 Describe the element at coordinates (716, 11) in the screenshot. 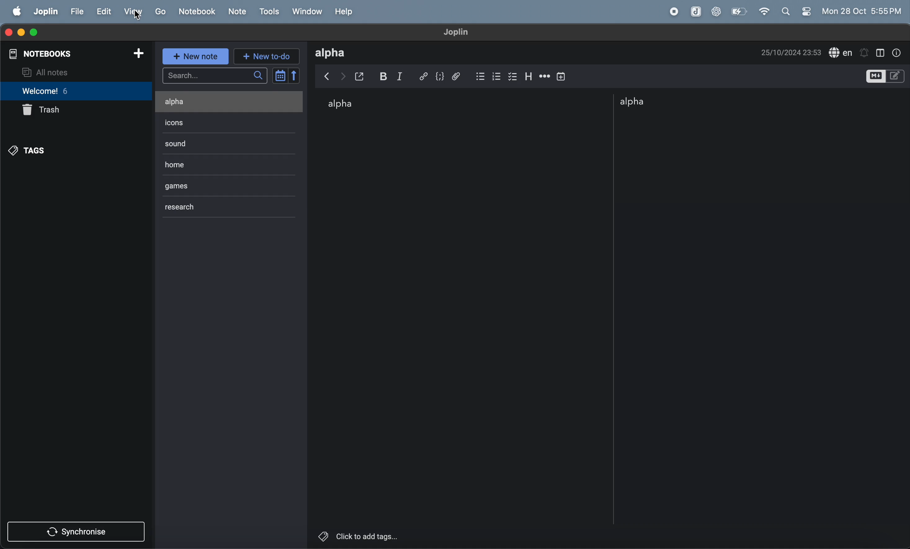

I see `chatgpt` at that location.